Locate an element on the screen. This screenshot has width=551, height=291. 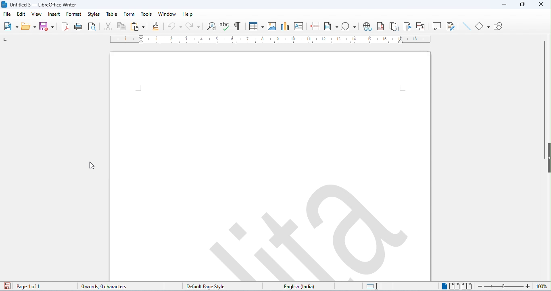
undo is located at coordinates (175, 26).